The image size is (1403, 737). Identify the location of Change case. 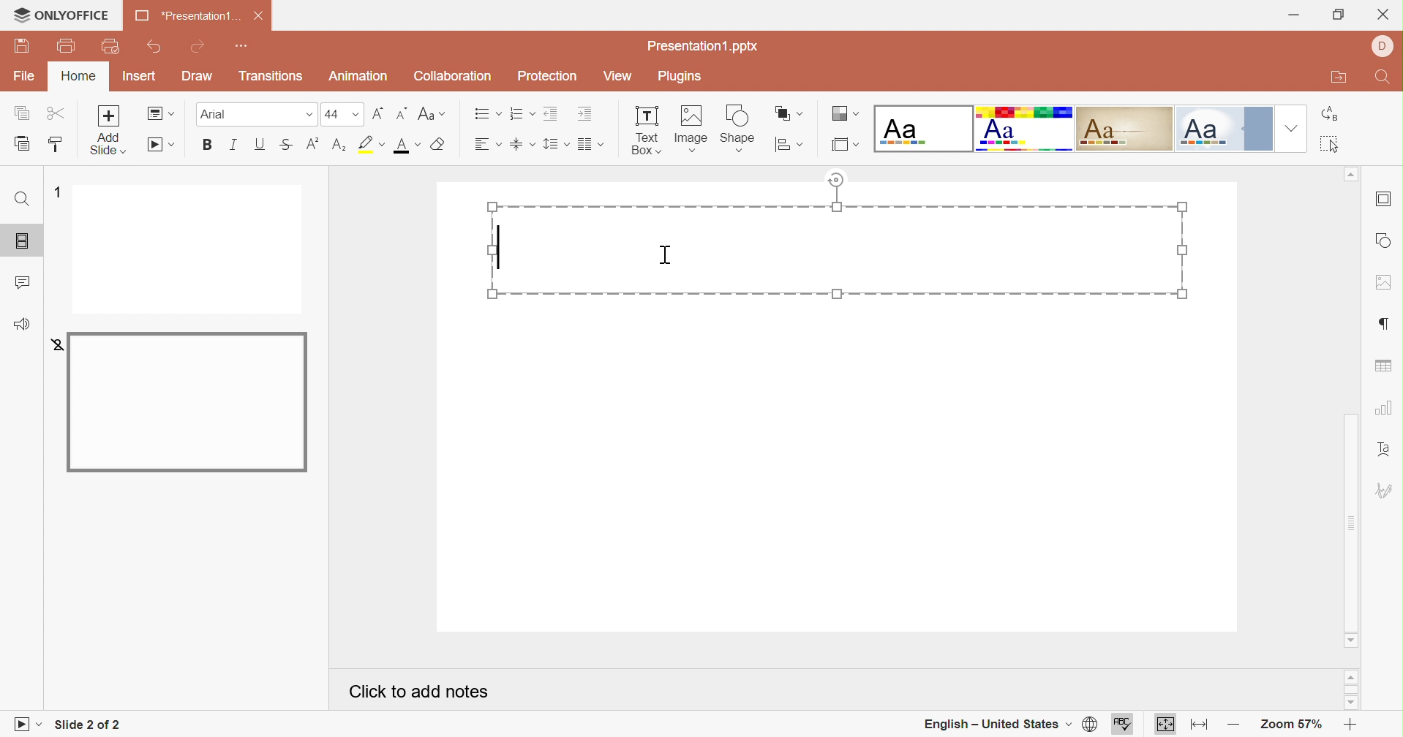
(432, 113).